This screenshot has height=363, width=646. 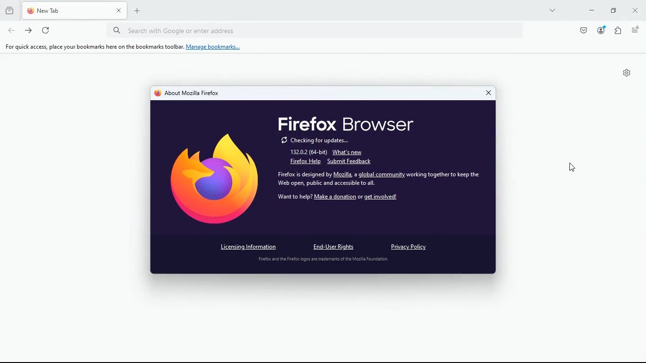 I want to click on tab, so click(x=76, y=10).